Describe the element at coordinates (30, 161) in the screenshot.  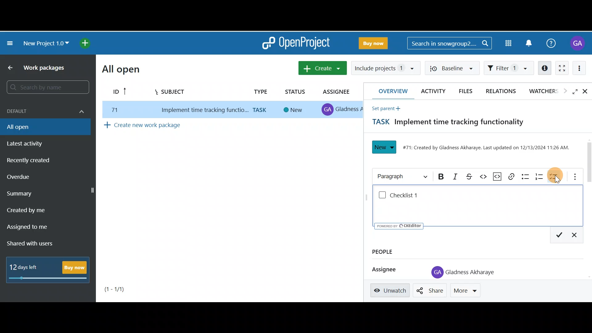
I see `Recently created` at that location.